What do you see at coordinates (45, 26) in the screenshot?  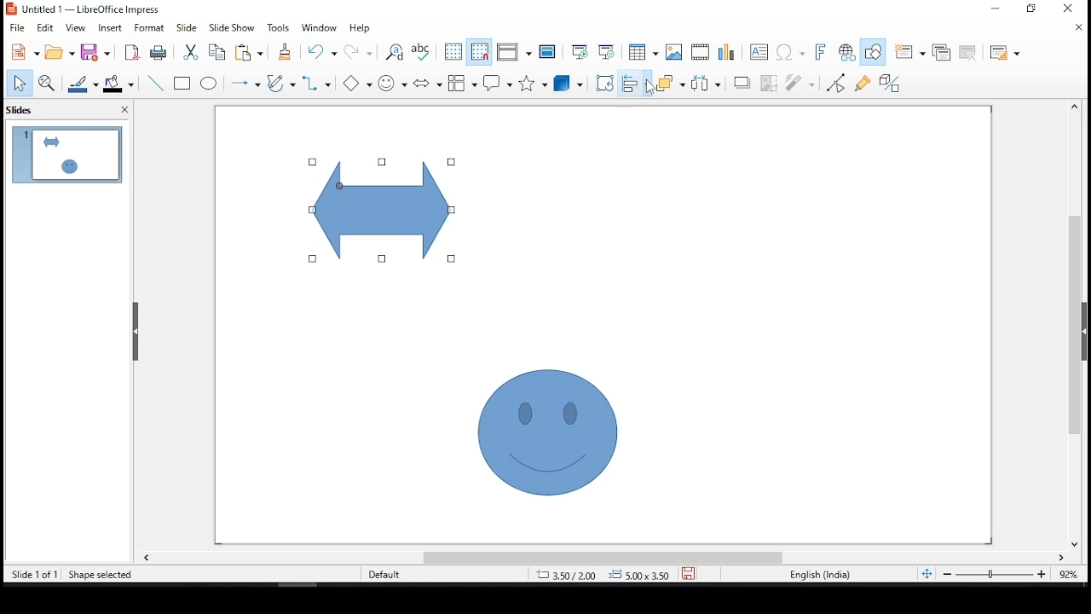 I see `edit` at bounding box center [45, 26].